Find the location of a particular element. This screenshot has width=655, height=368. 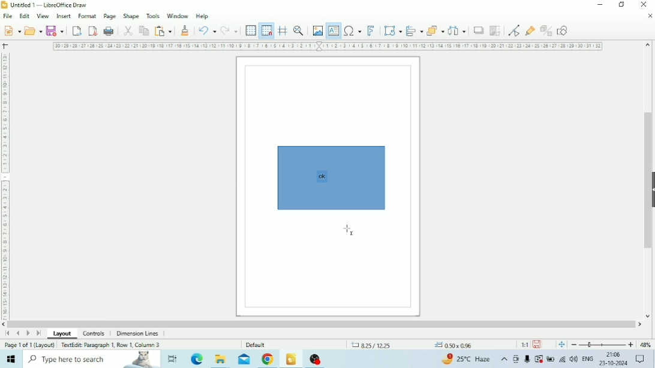

Show is located at coordinates (651, 188).